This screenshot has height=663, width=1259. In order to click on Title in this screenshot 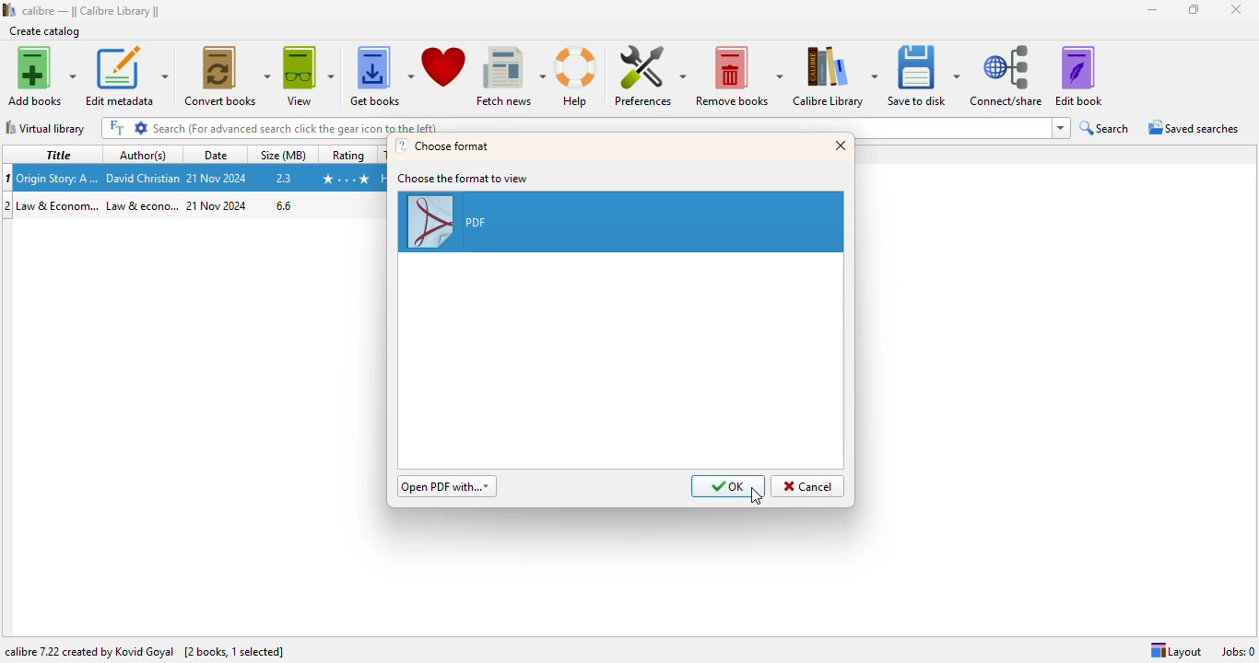, I will do `click(59, 206)`.